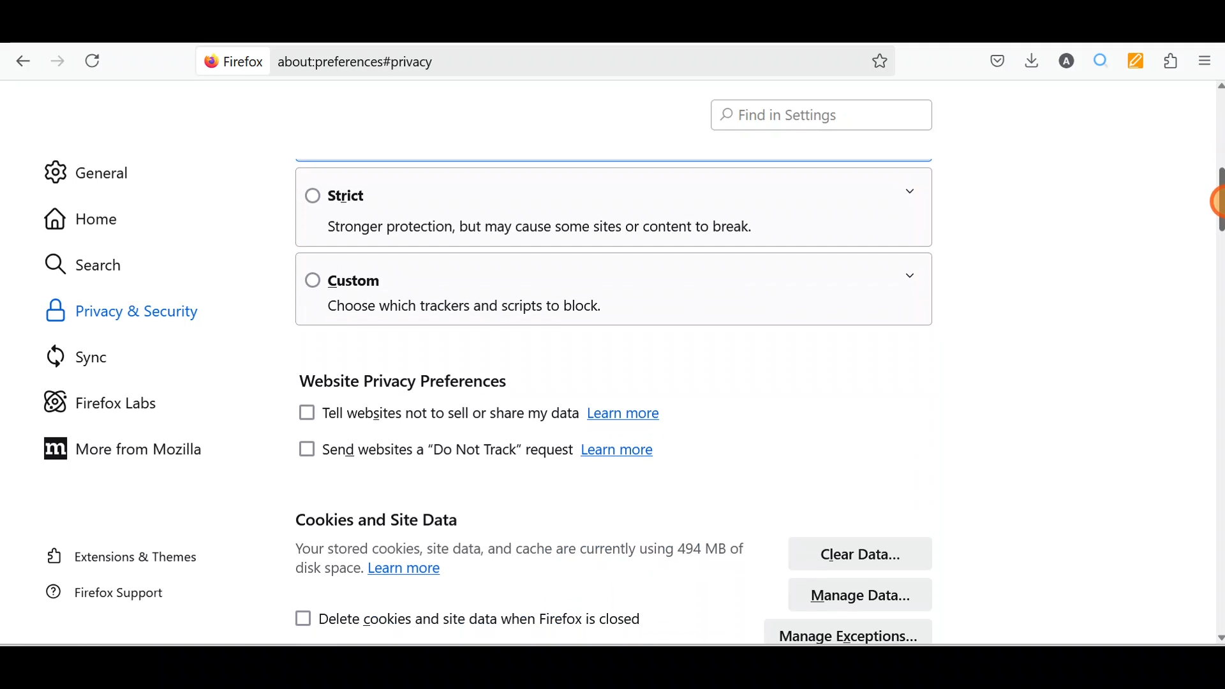 The width and height of the screenshot is (1225, 689). Describe the element at coordinates (343, 279) in the screenshot. I see `Custom ` at that location.